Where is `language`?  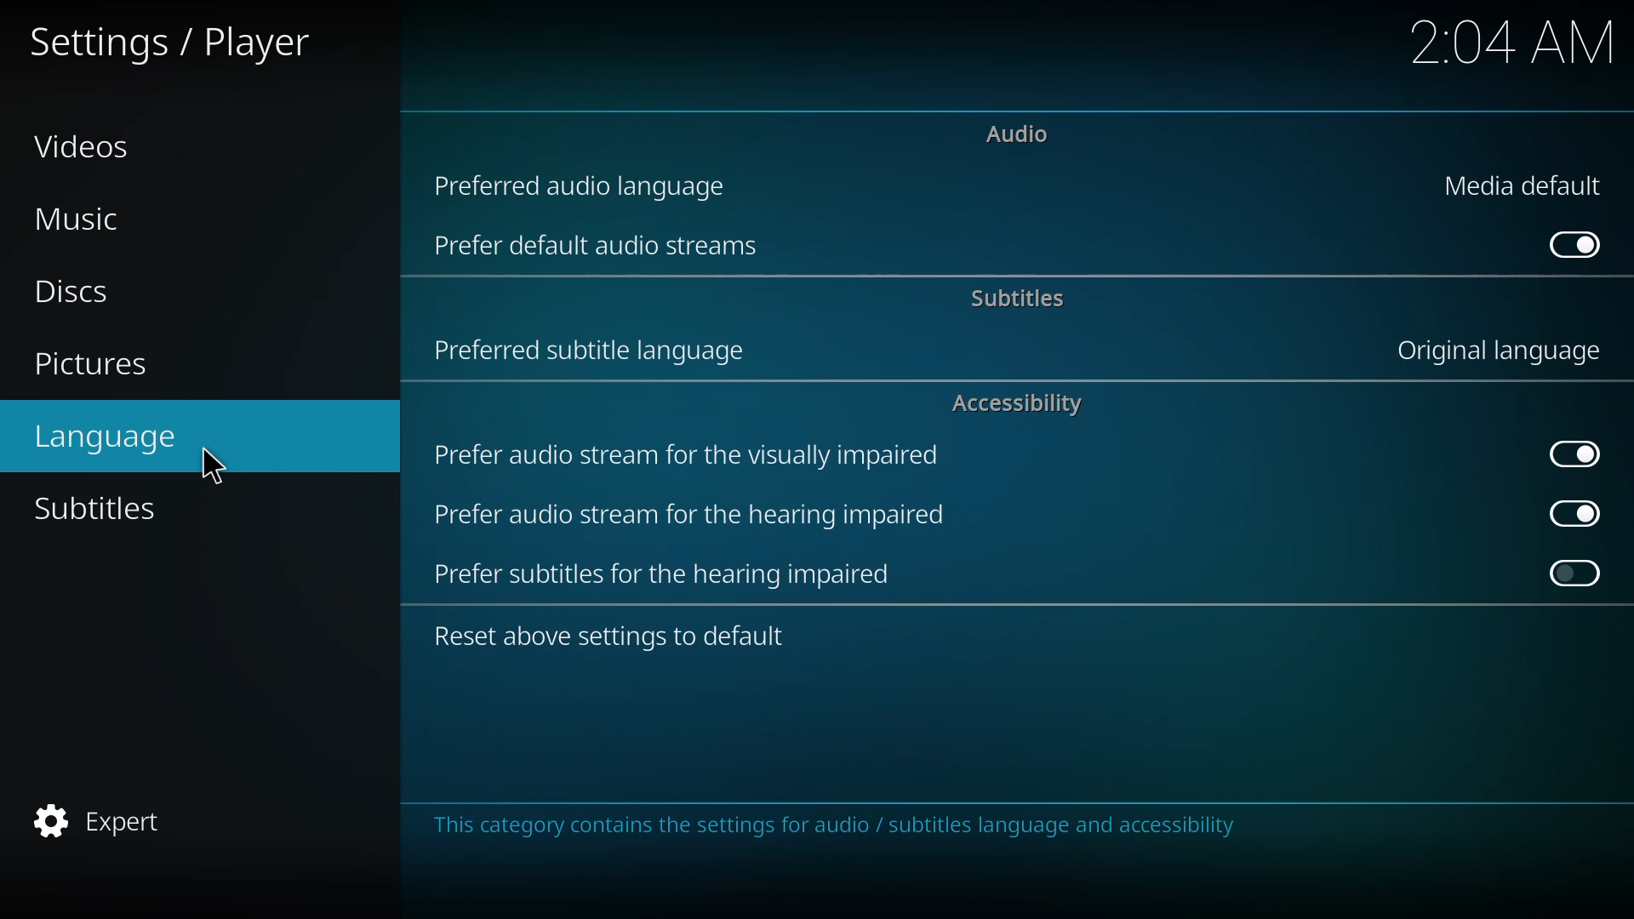
language is located at coordinates (108, 437).